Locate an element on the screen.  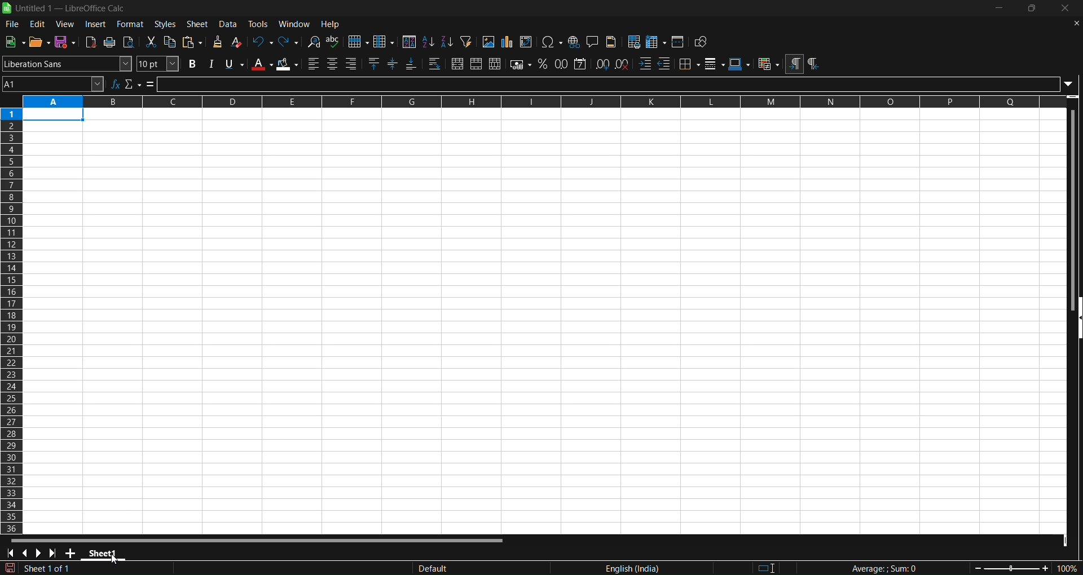
undo is located at coordinates (262, 41).